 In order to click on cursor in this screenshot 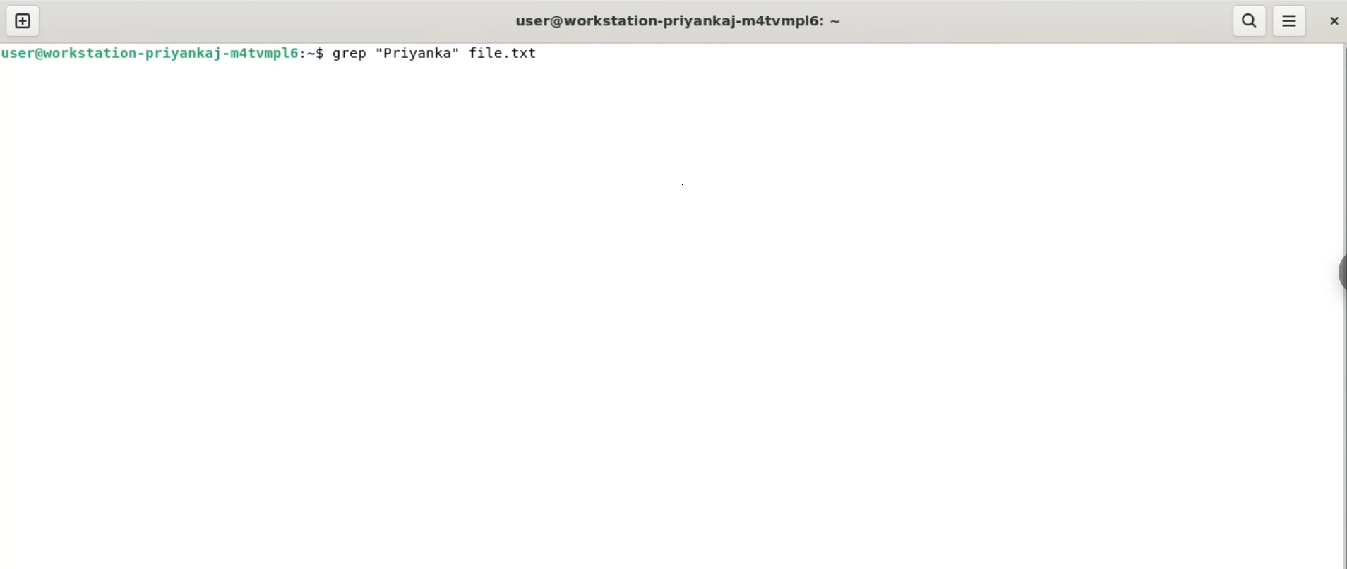, I will do `click(561, 56)`.